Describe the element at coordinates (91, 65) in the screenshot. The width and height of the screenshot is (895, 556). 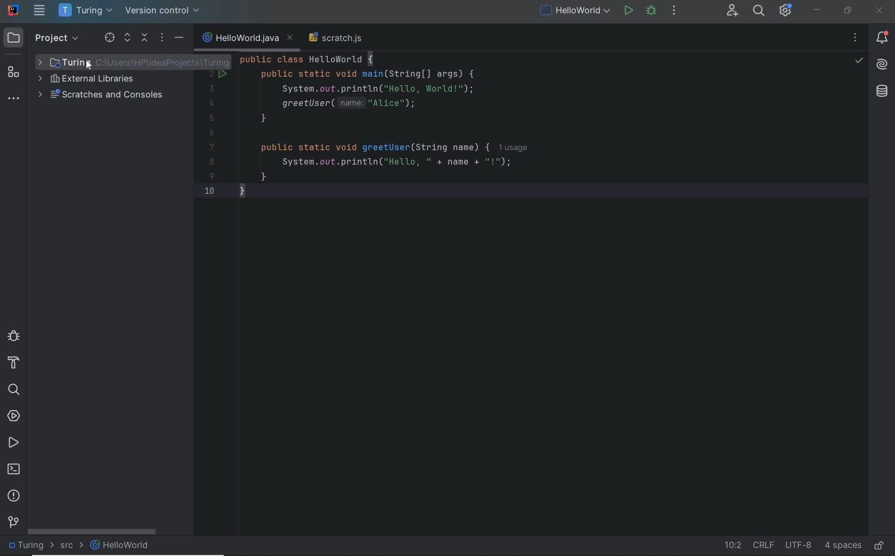
I see `cursor` at that location.